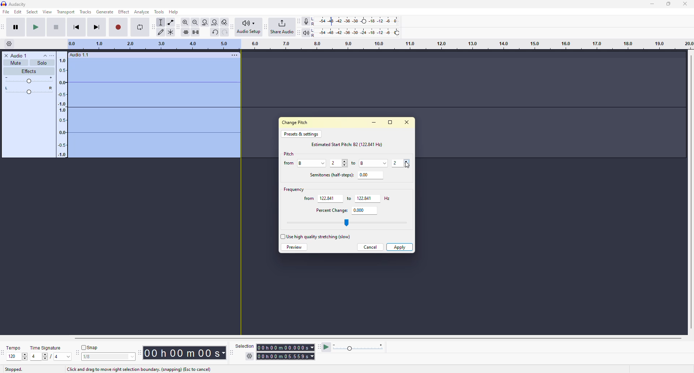 Image resolution: width=694 pixels, height=373 pixels. Describe the element at coordinates (330, 210) in the screenshot. I see `percent` at that location.